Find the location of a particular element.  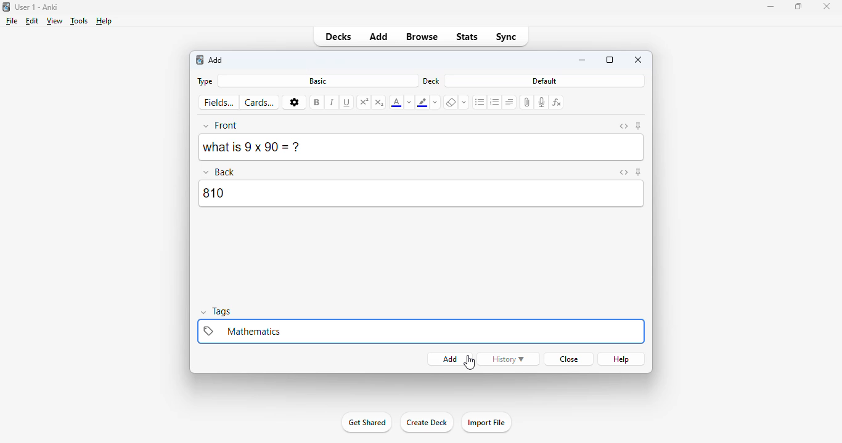

what is 9 x 90 = ? is located at coordinates (254, 147).